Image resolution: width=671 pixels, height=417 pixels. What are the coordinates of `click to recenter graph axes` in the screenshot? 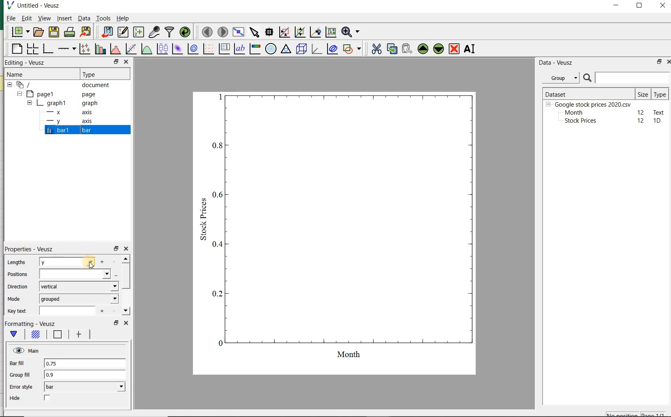 It's located at (314, 32).